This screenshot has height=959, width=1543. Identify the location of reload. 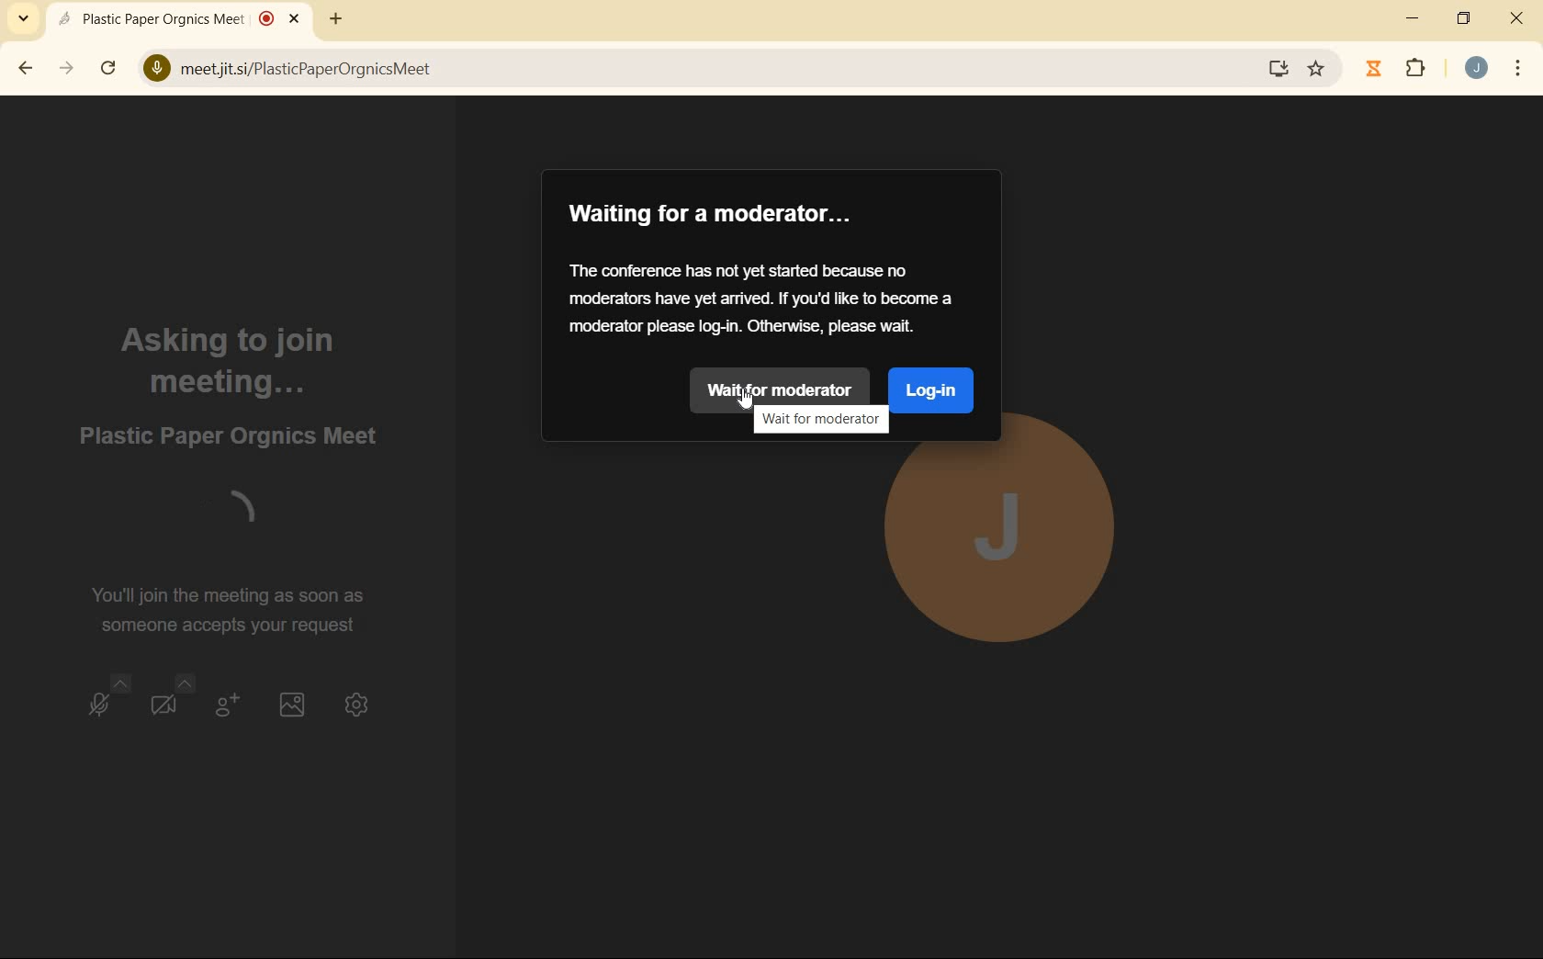
(108, 66).